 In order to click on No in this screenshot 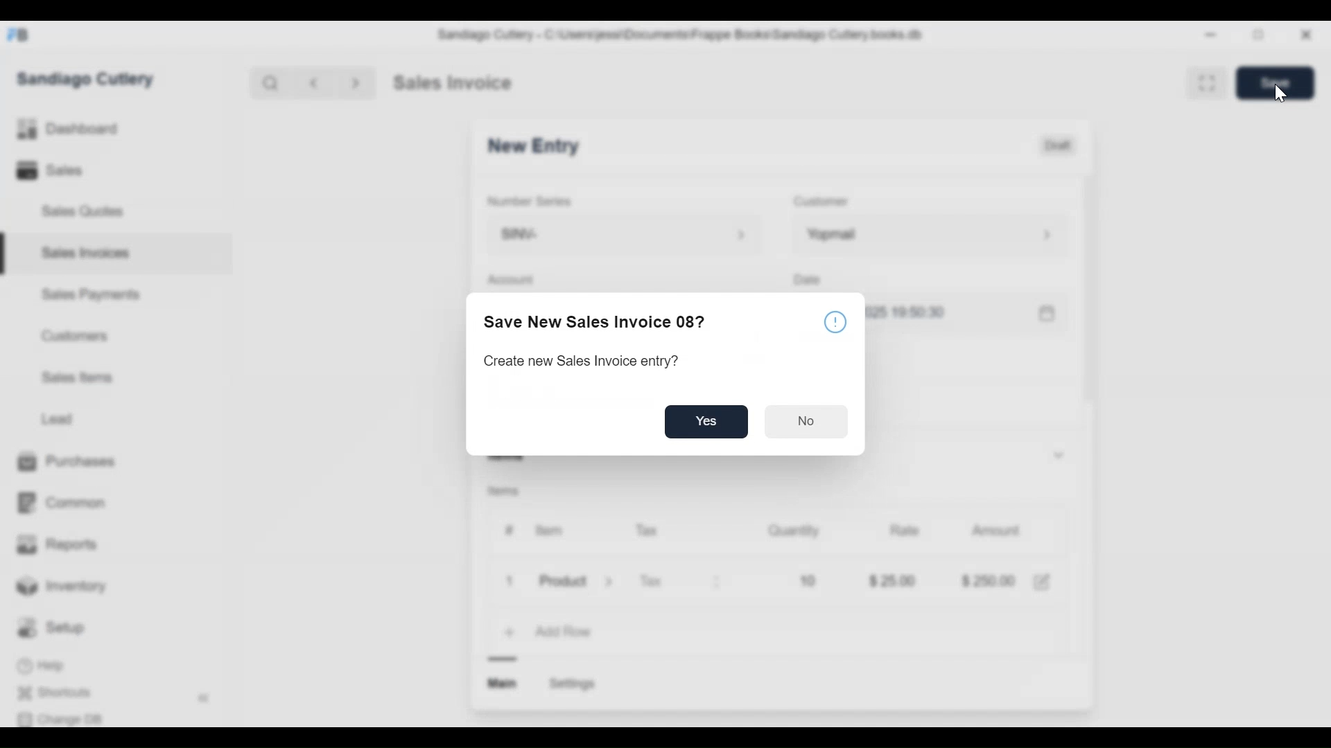, I will do `click(806, 421)`.